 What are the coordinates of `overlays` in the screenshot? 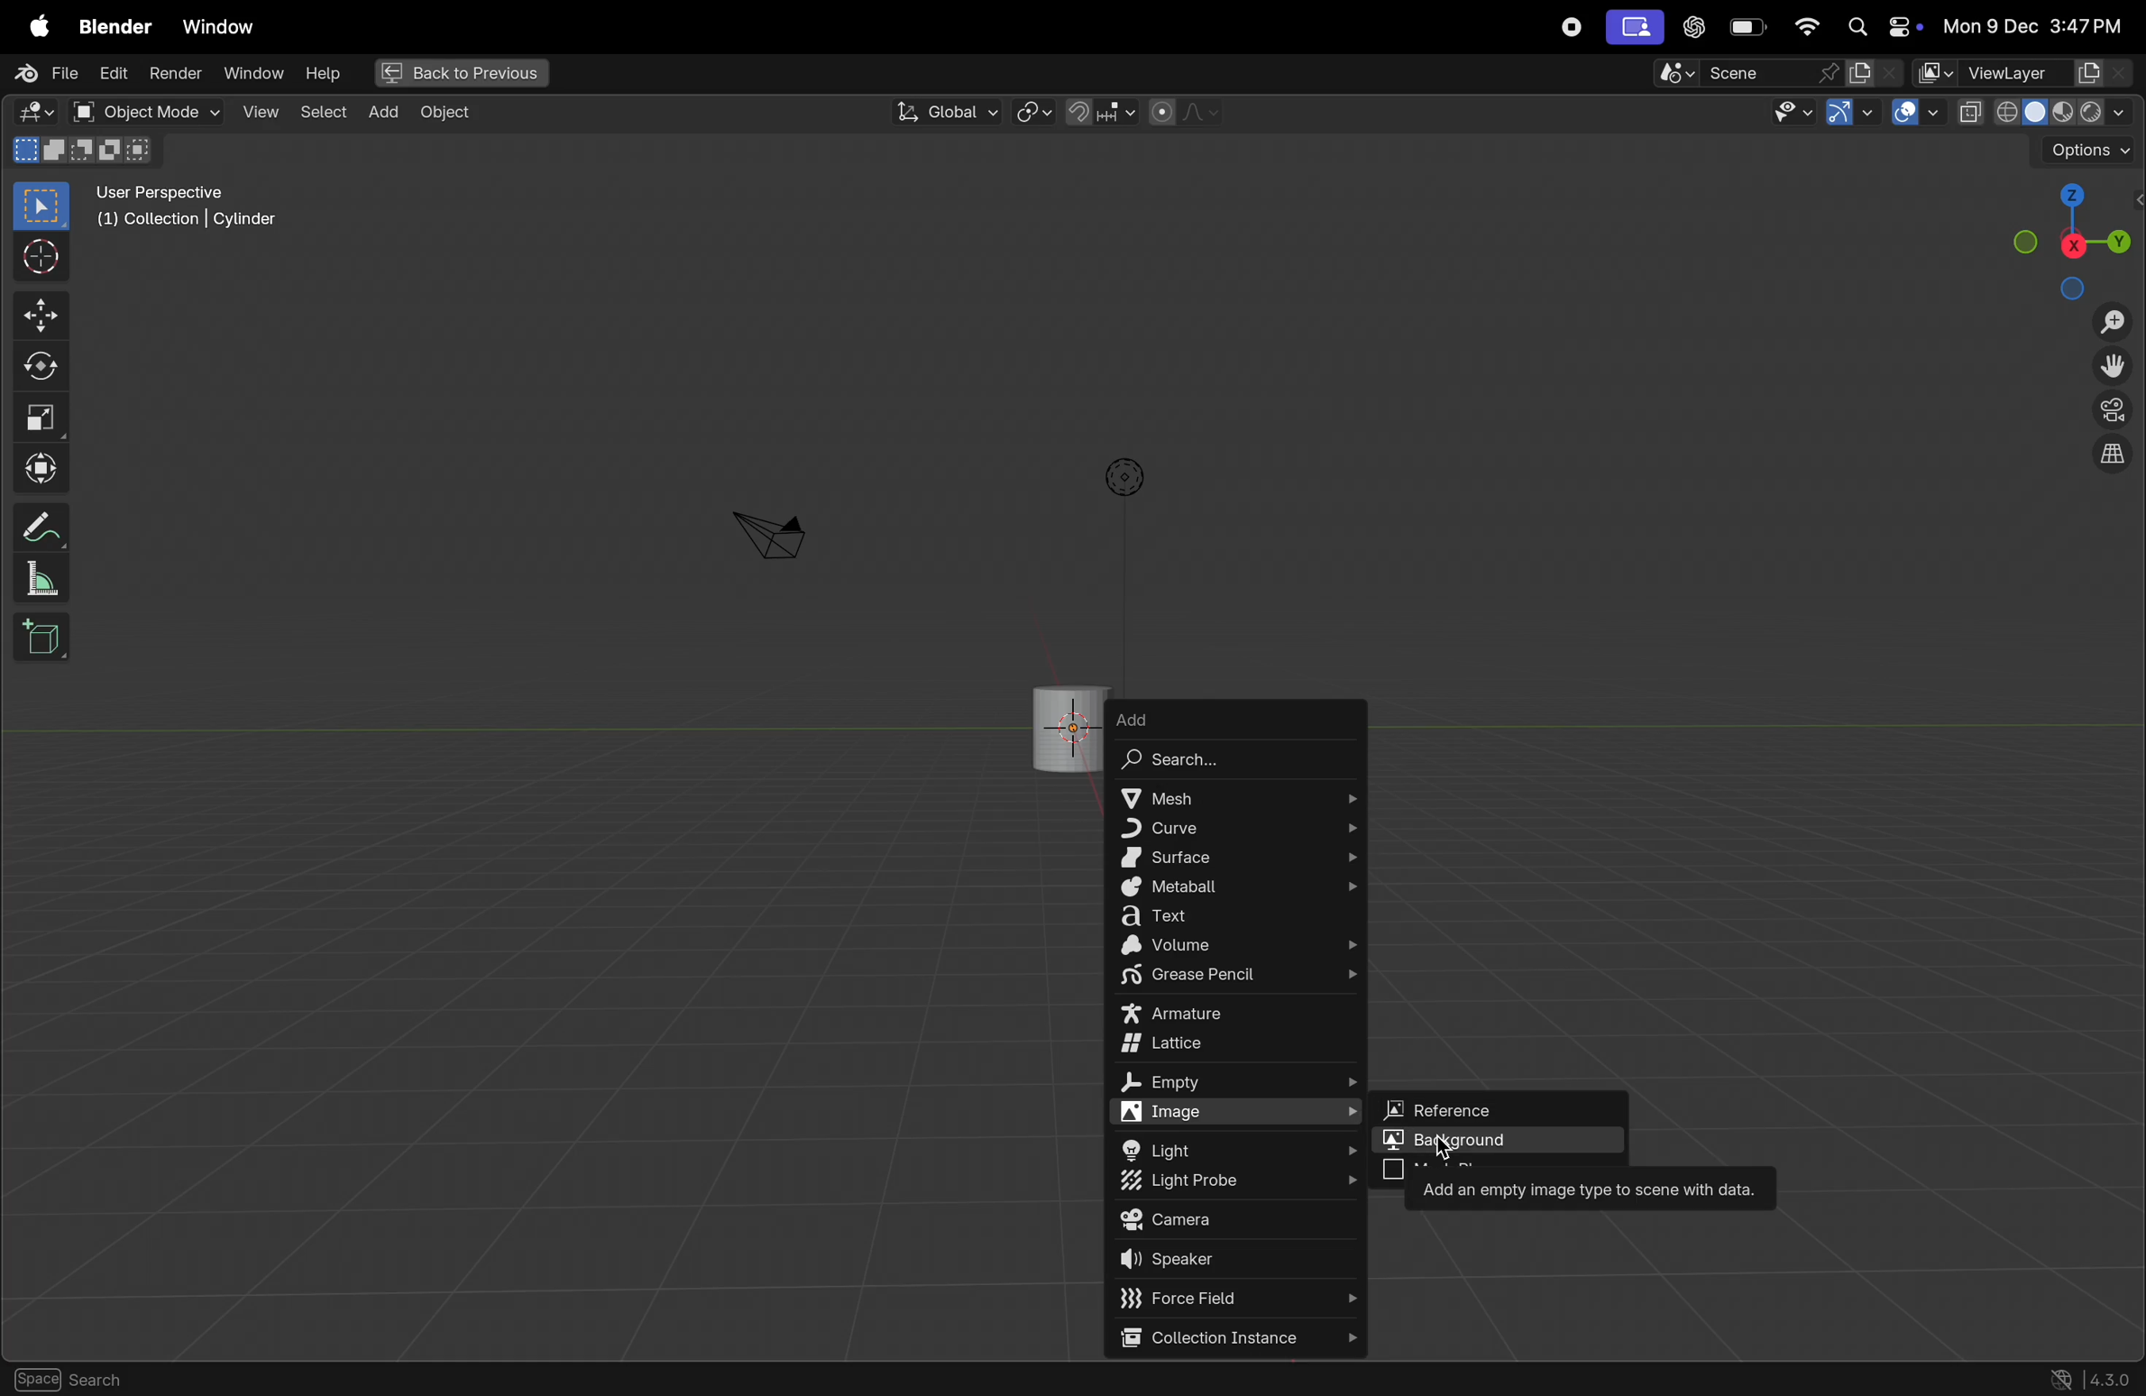 It's located at (1912, 113).